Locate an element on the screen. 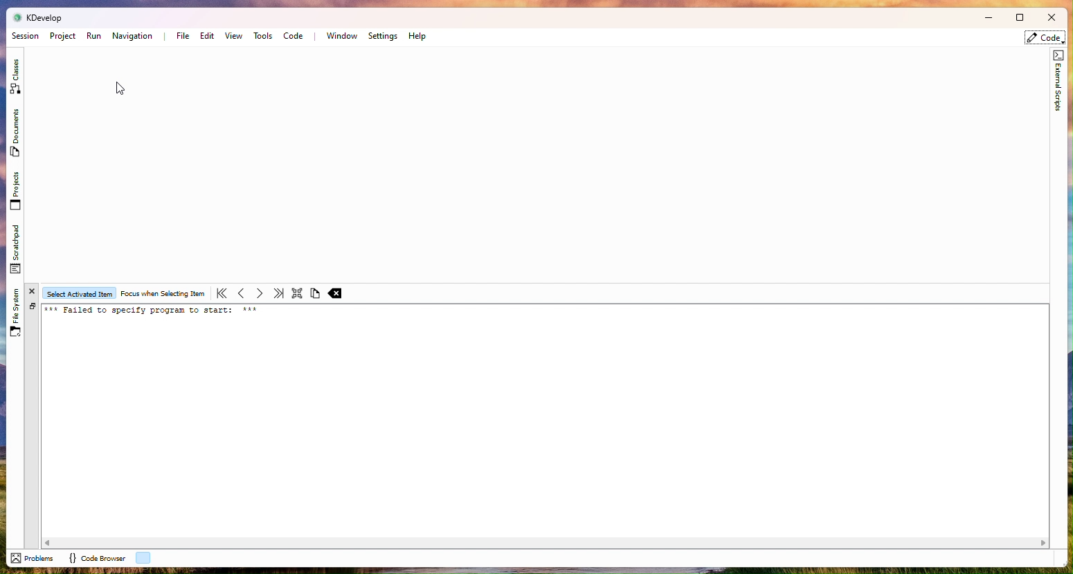  Minimize is located at coordinates (984, 19).